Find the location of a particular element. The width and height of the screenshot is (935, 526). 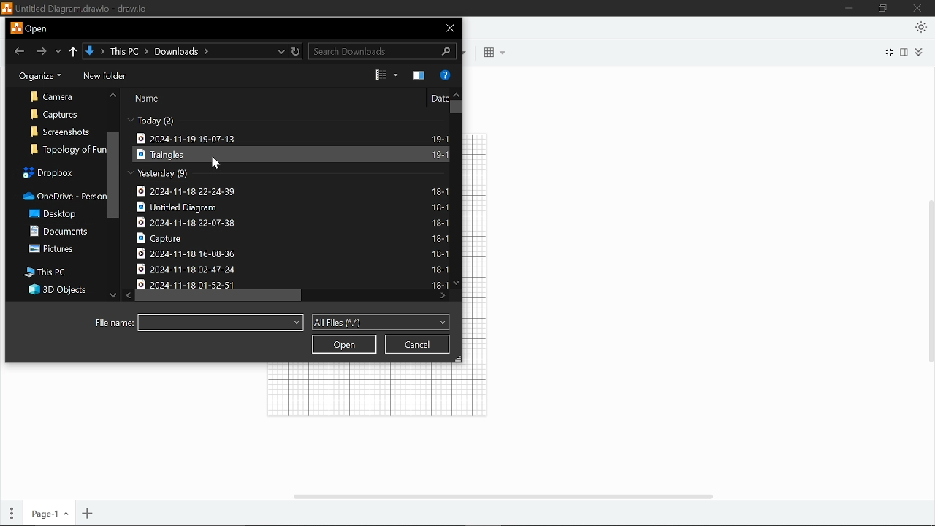

More options is located at coordinates (395, 75).